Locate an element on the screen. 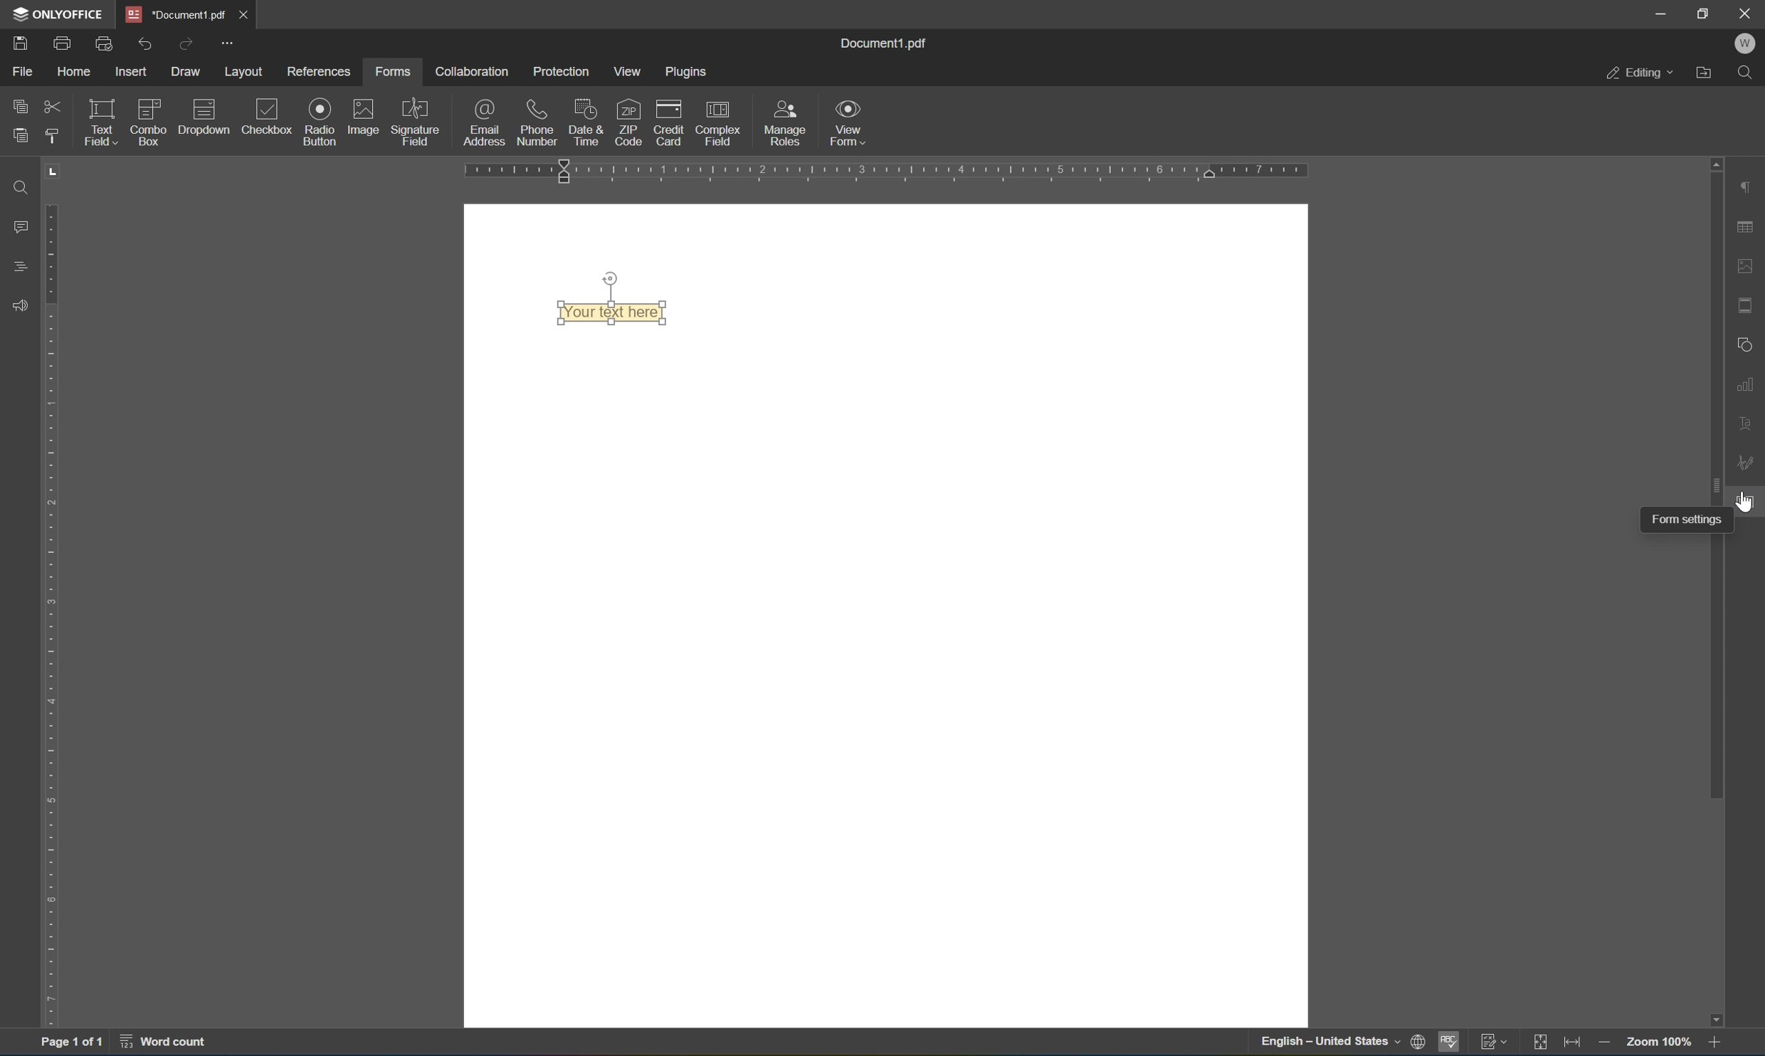  redo is located at coordinates (189, 43).